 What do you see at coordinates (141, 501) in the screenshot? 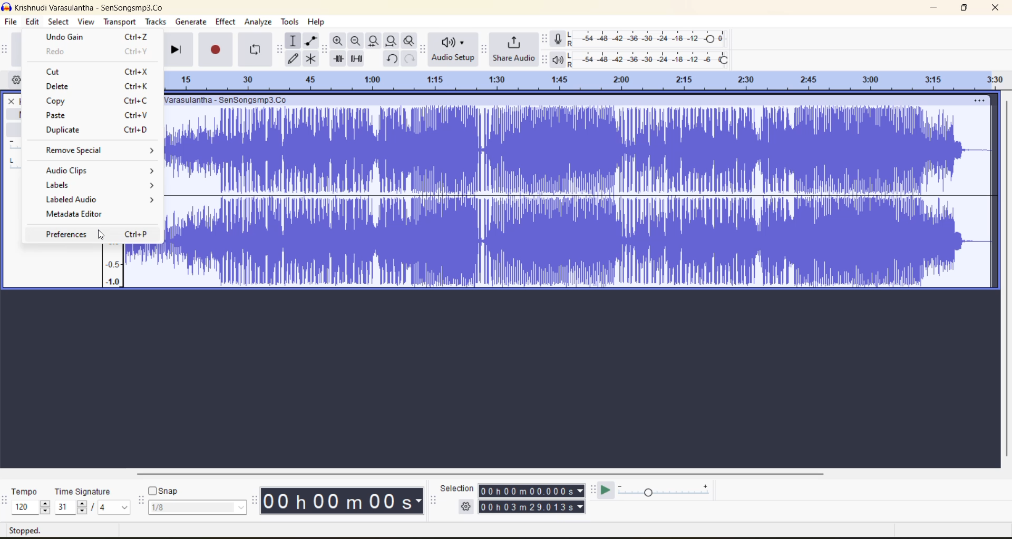
I see `snapping toolbar` at bounding box center [141, 501].